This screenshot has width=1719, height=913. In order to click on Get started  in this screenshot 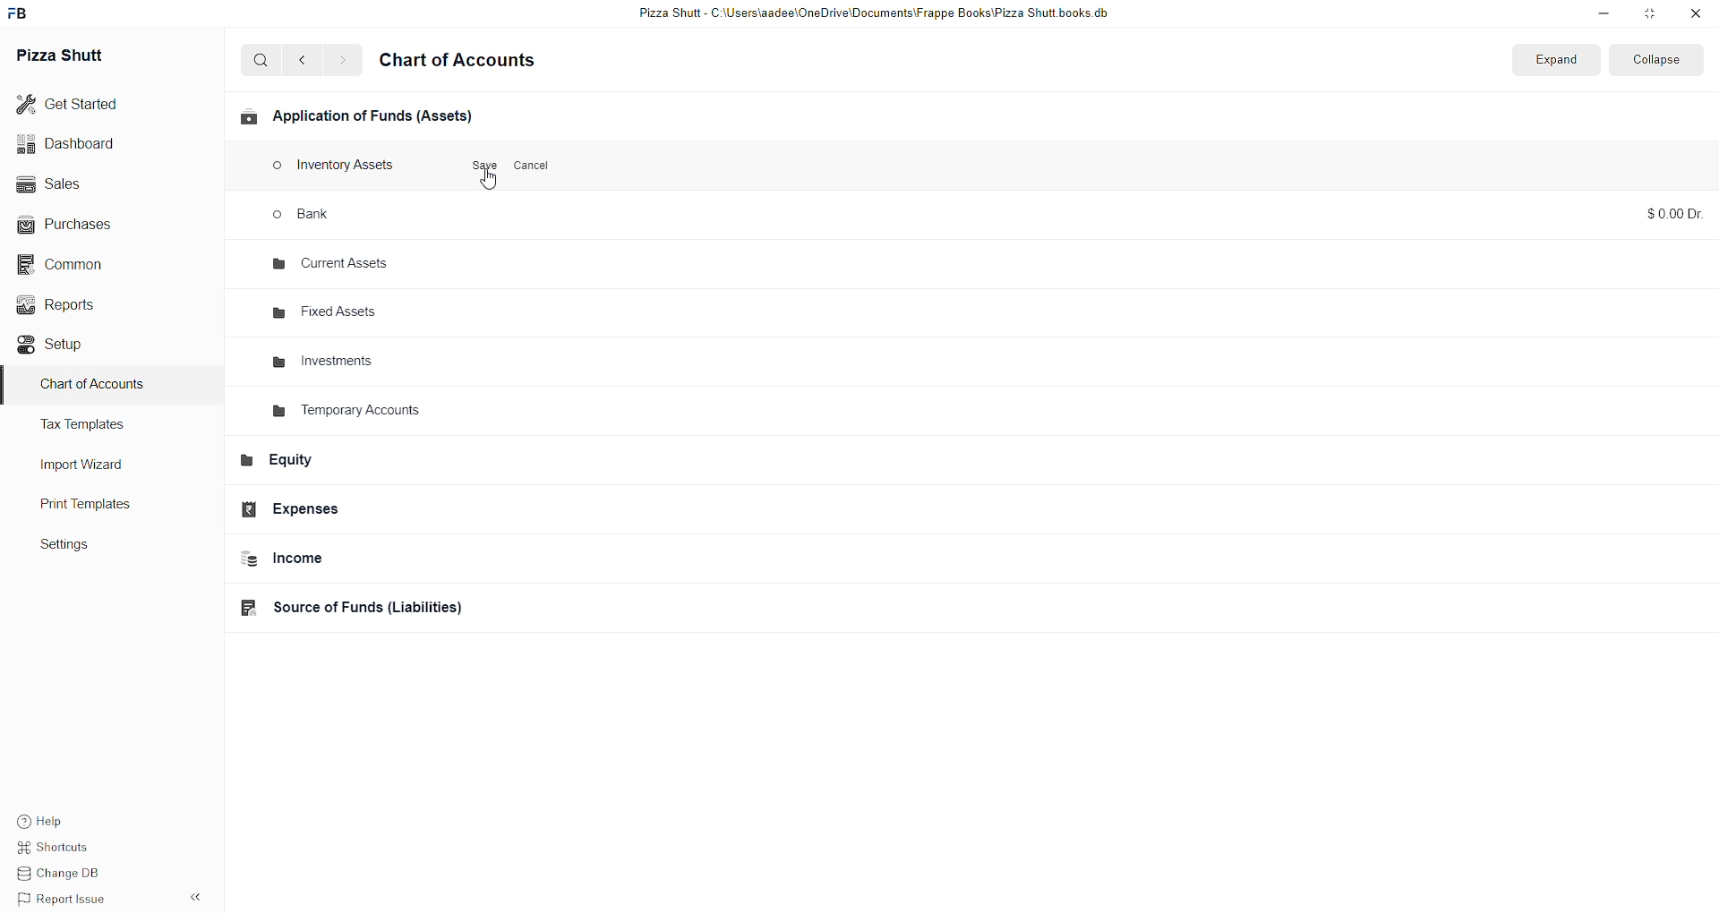, I will do `click(78, 104)`.